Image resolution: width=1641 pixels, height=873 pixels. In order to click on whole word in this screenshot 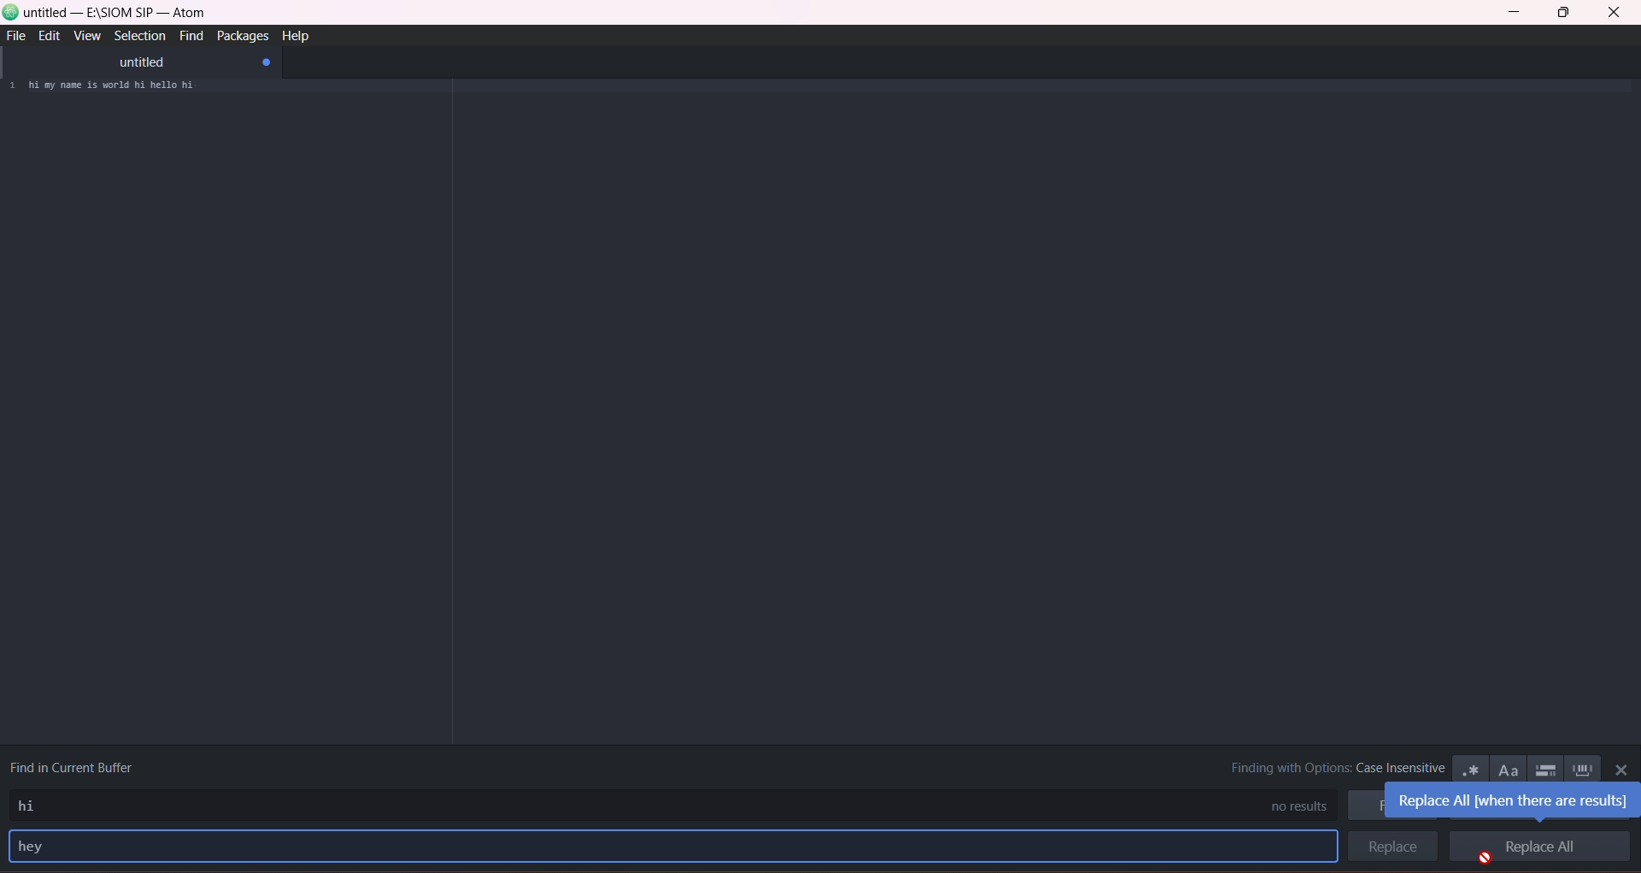, I will do `click(1582, 768)`.